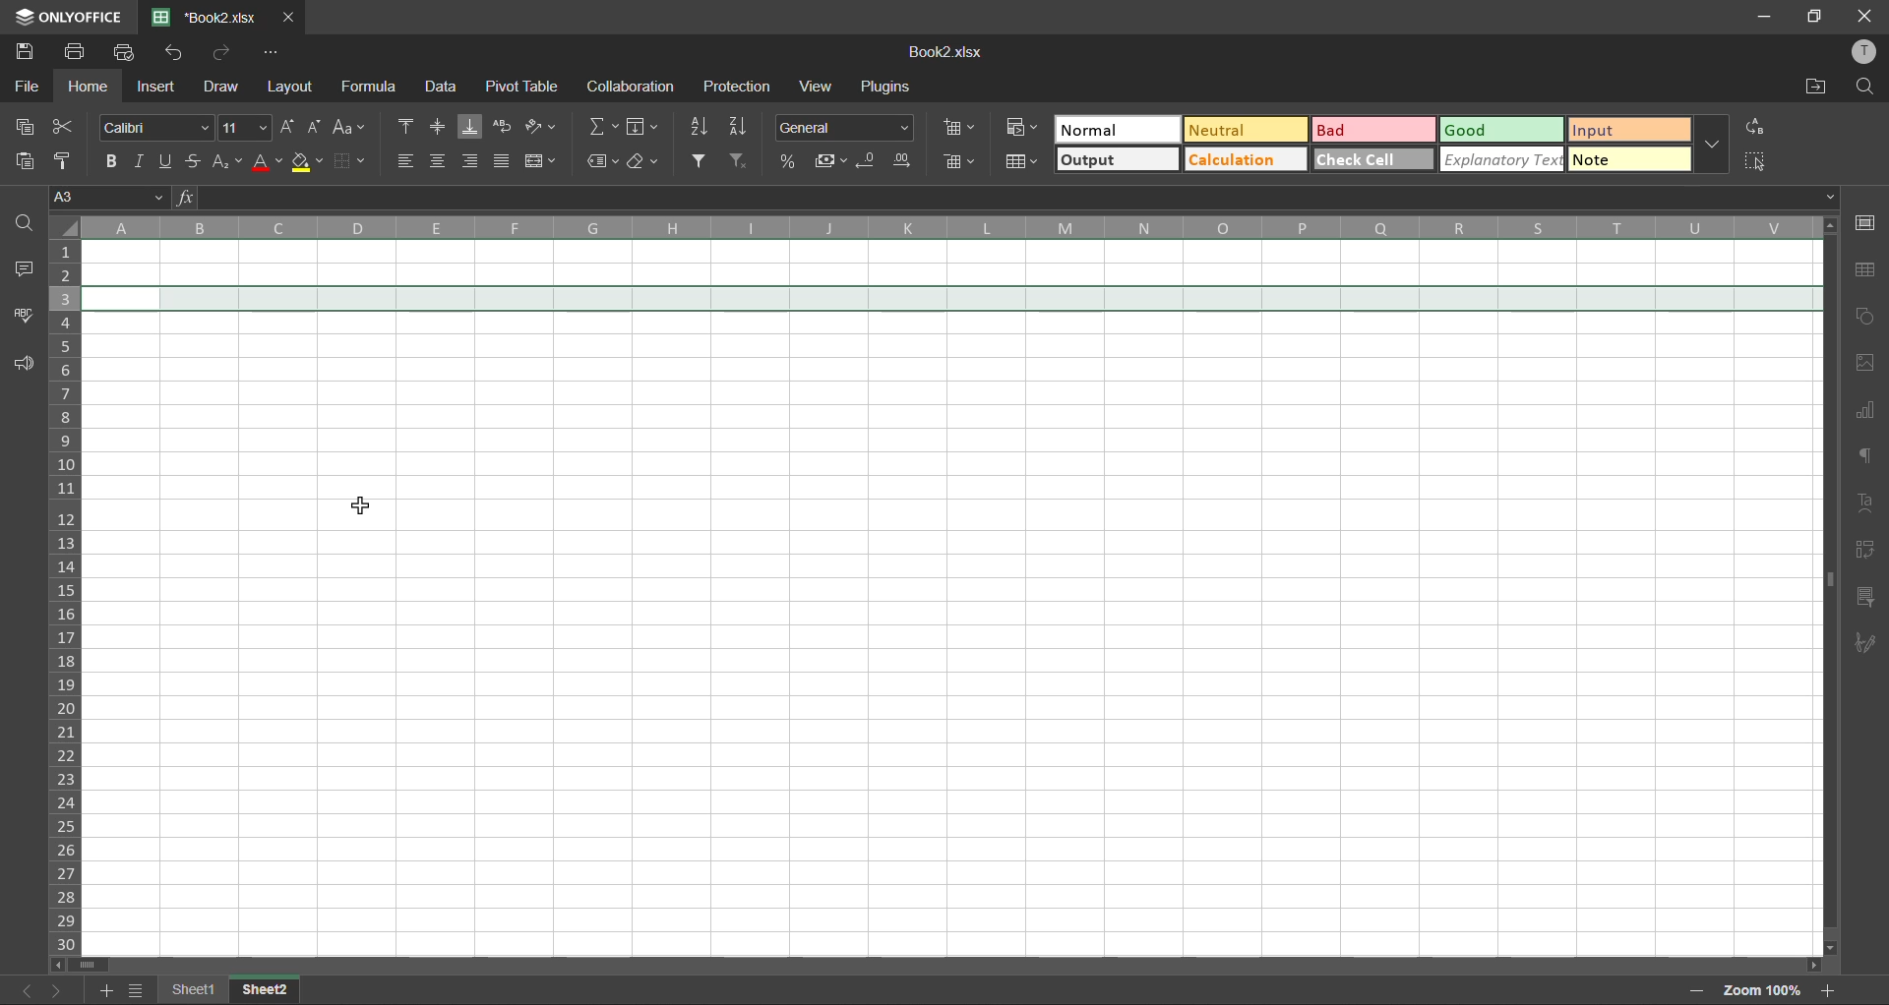  Describe the element at coordinates (62, 989) in the screenshot. I see `next` at that location.